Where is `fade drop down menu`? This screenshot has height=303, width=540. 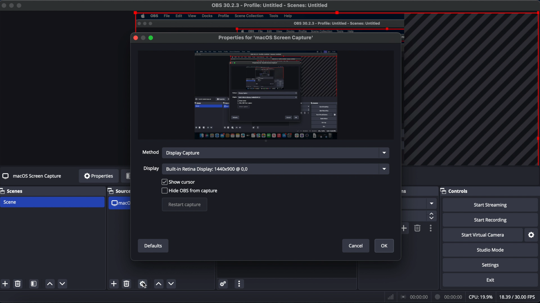
fade drop down menu is located at coordinates (431, 203).